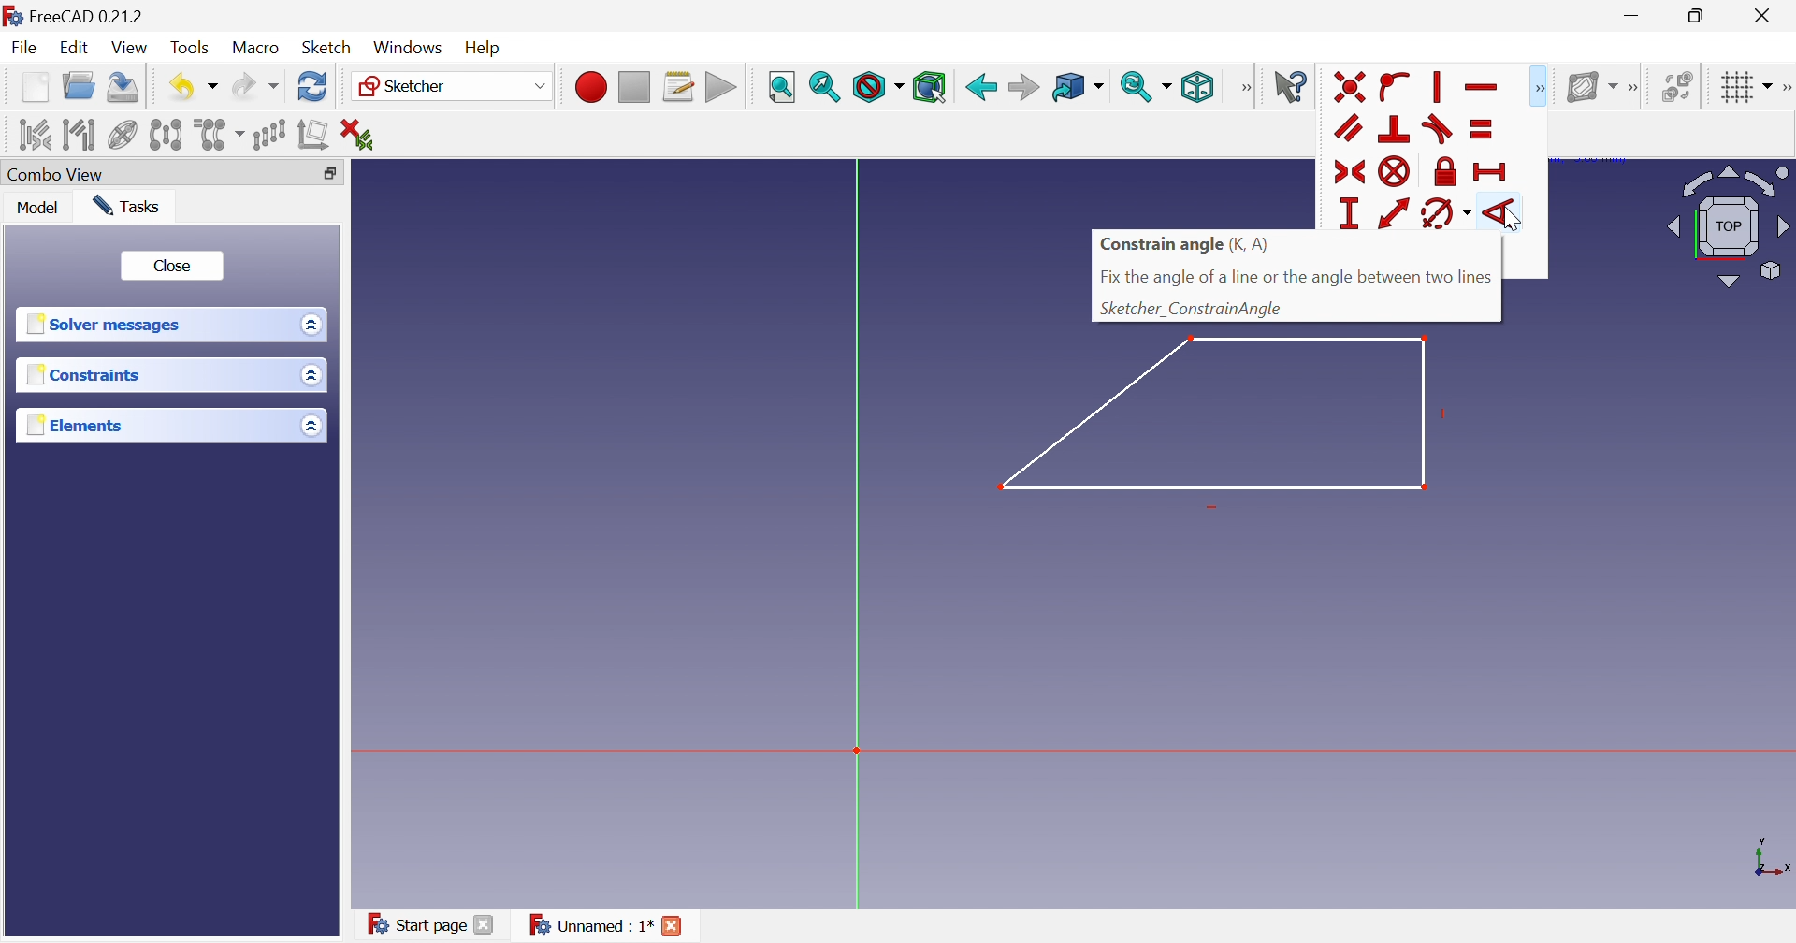  Describe the element at coordinates (409, 48) in the screenshot. I see `Windows` at that location.